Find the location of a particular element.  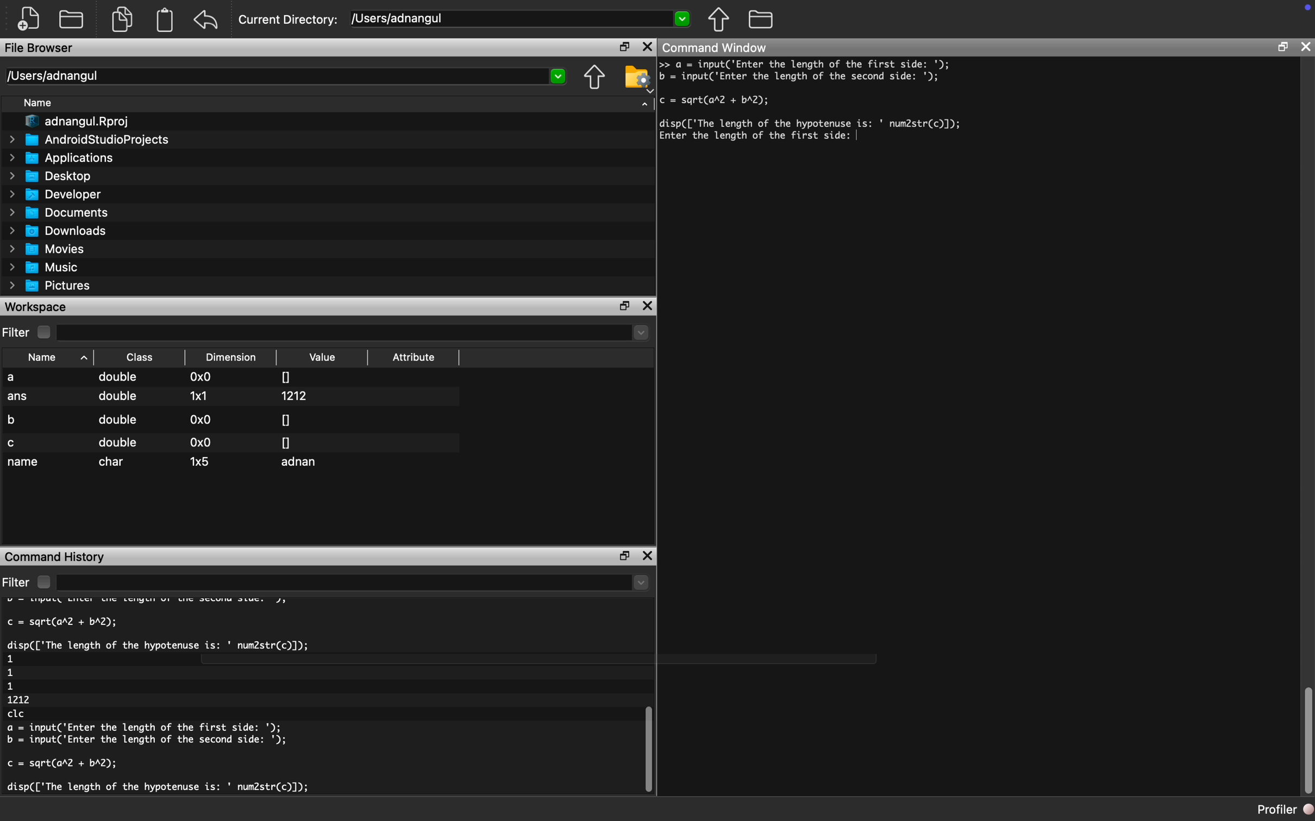

restore down is located at coordinates (626, 306).